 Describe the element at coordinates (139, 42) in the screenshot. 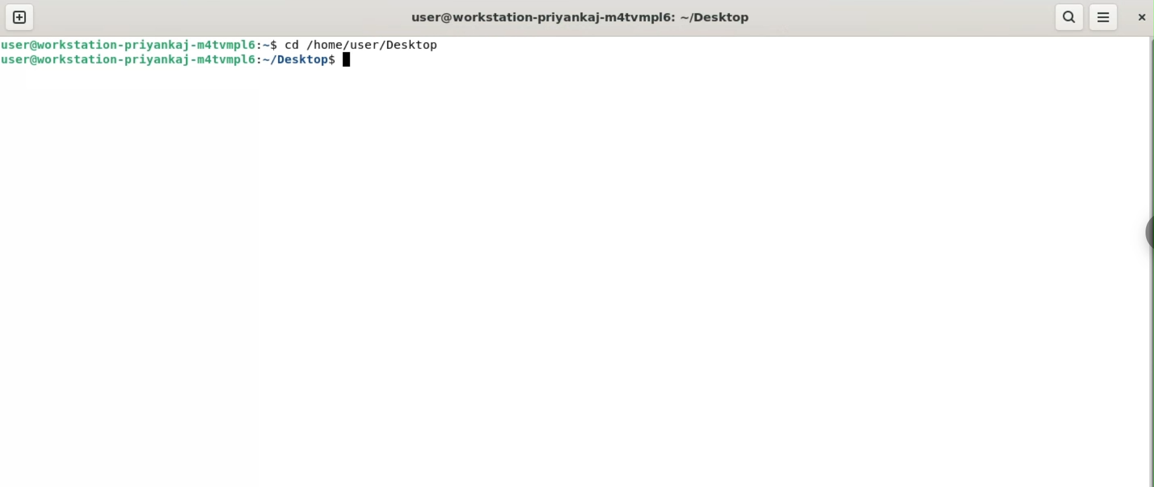

I see `user@workstation-priyankaj-m4tvmpl6:~$` at that location.